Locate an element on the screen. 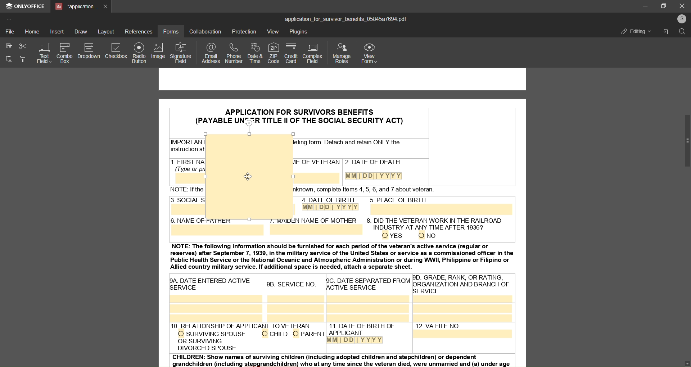 The height and width of the screenshot is (367, 691). PDF of application for survivors benefits is located at coordinates (412, 149).